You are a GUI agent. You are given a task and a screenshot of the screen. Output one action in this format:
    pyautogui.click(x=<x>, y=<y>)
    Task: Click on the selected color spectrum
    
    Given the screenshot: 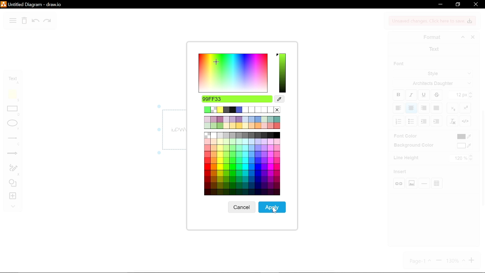 What is the action you would take?
    pyautogui.click(x=283, y=72)
    